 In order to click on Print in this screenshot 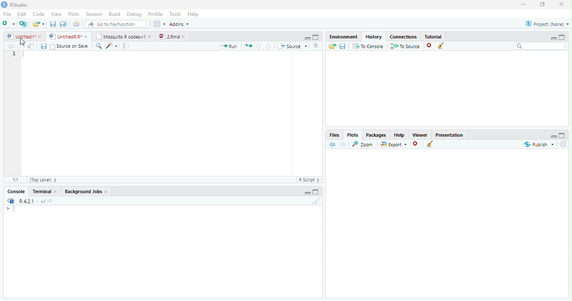, I will do `click(76, 23)`.